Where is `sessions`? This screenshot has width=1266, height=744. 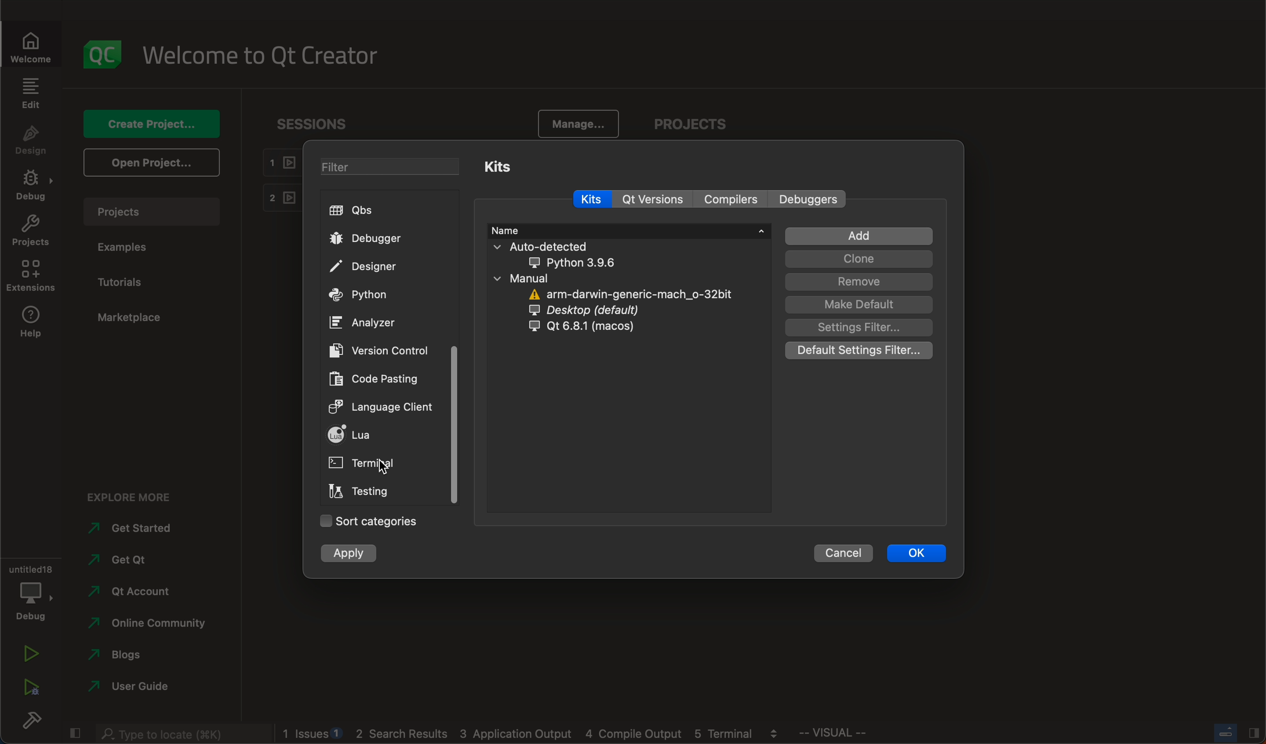
sessions is located at coordinates (306, 121).